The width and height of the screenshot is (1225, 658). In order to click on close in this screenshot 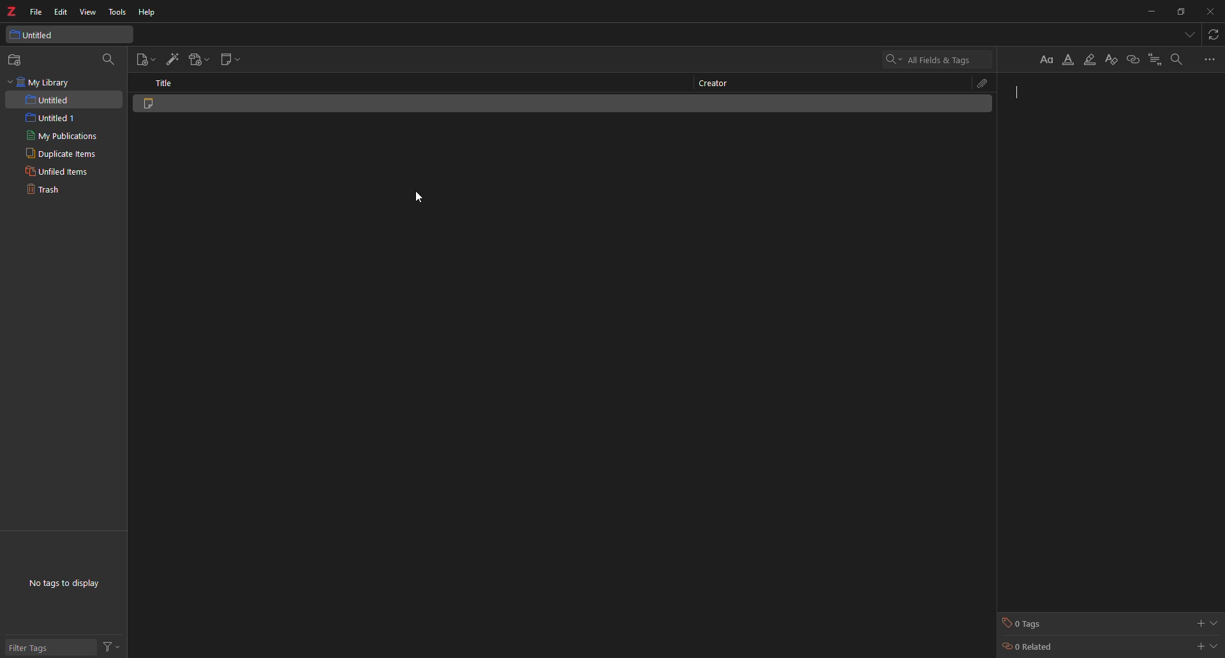, I will do `click(1211, 12)`.